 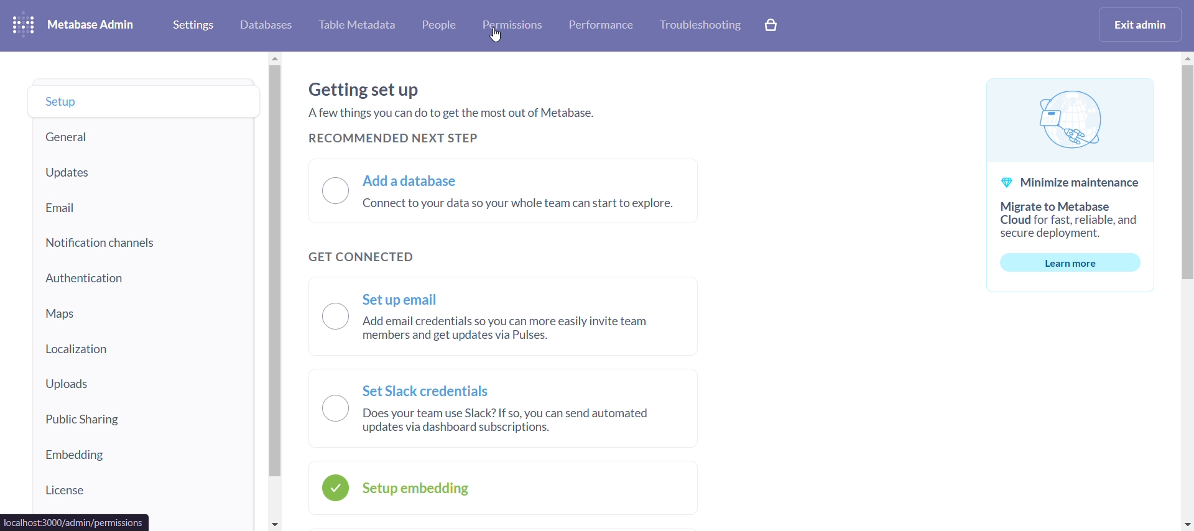 I want to click on performance, so click(x=602, y=28).